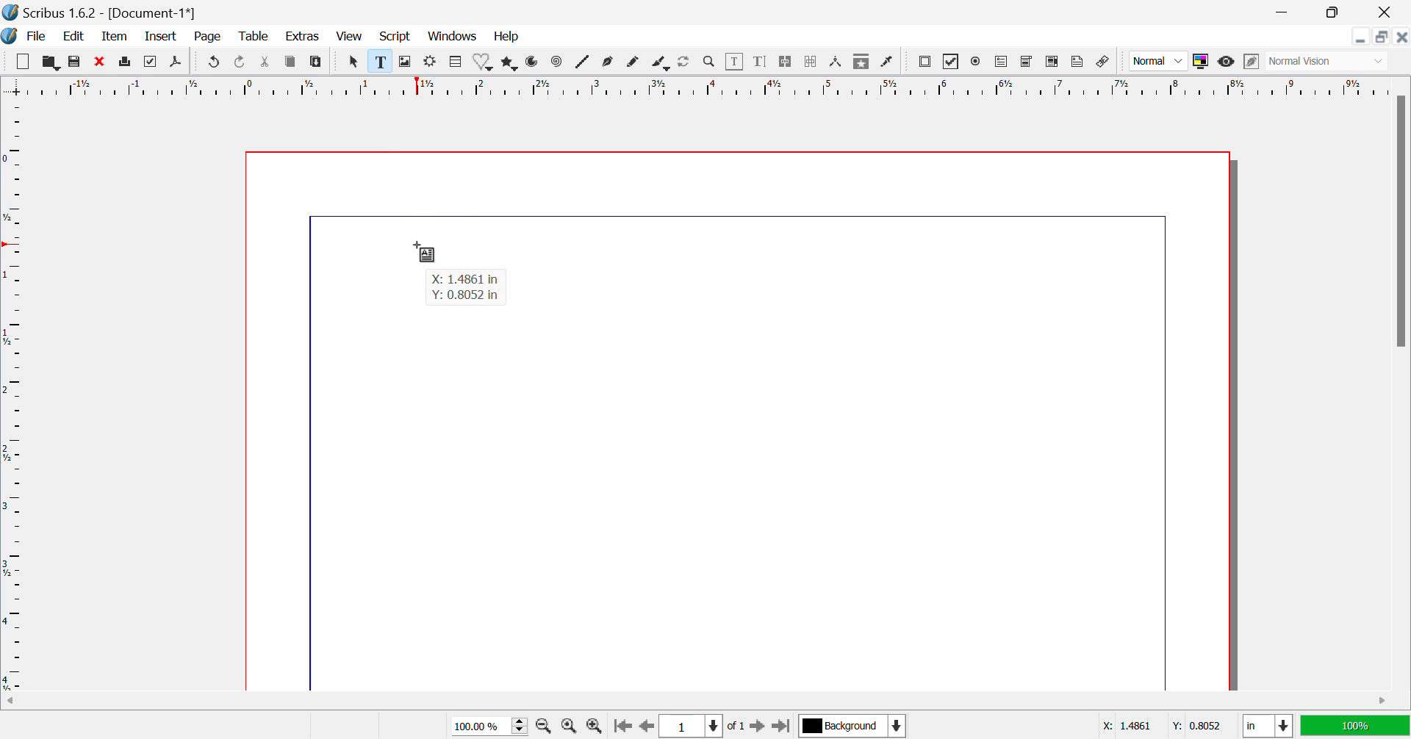 The height and width of the screenshot is (739, 1411). I want to click on Toggle Color Display, so click(1203, 62).